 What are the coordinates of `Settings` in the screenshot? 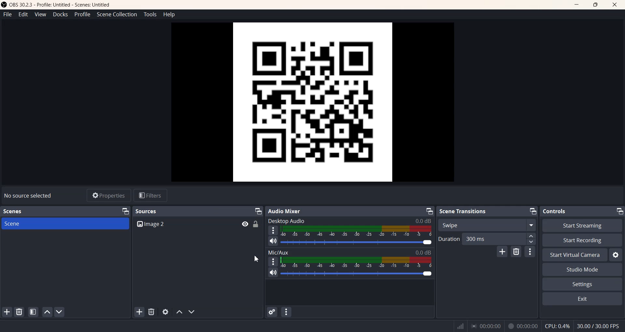 It's located at (617, 255).